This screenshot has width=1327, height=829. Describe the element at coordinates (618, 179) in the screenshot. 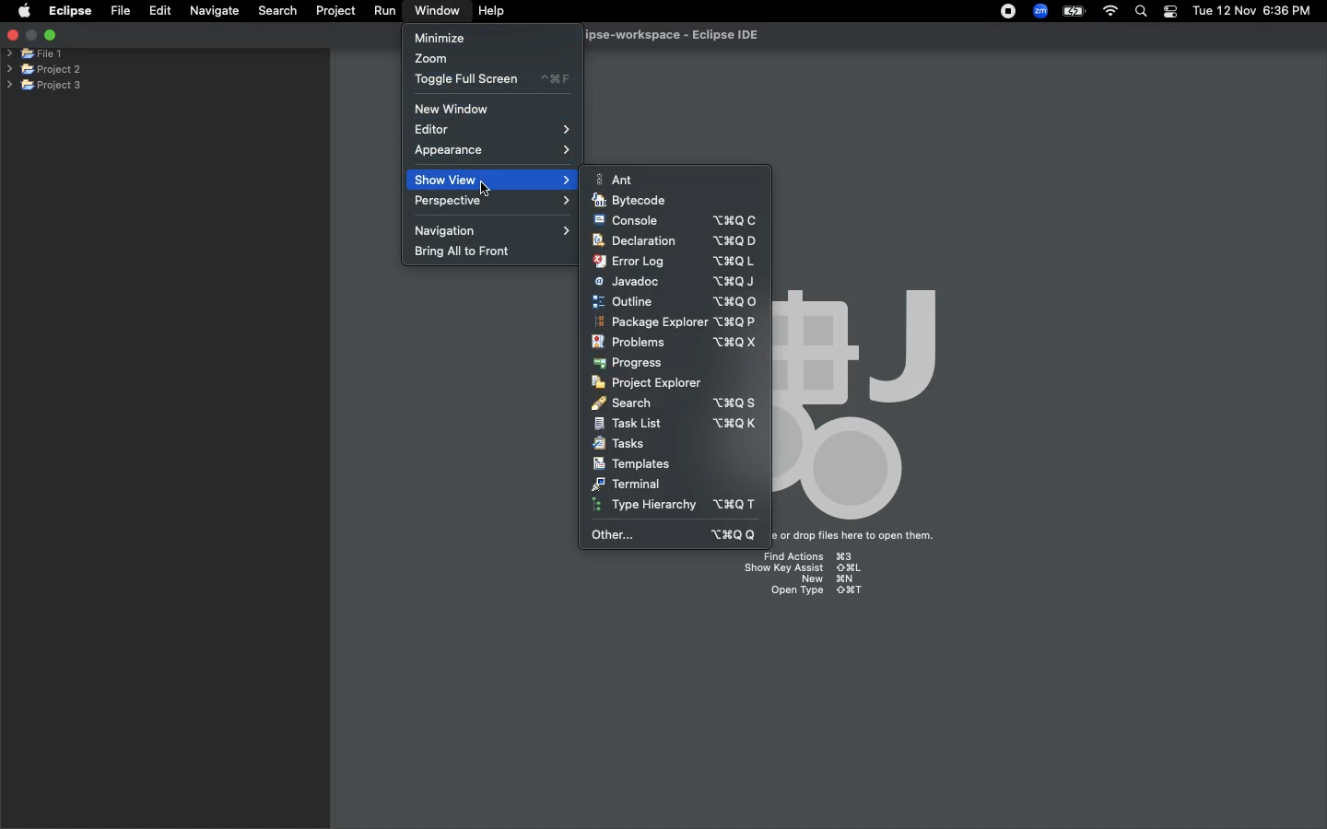

I see `Ant` at that location.